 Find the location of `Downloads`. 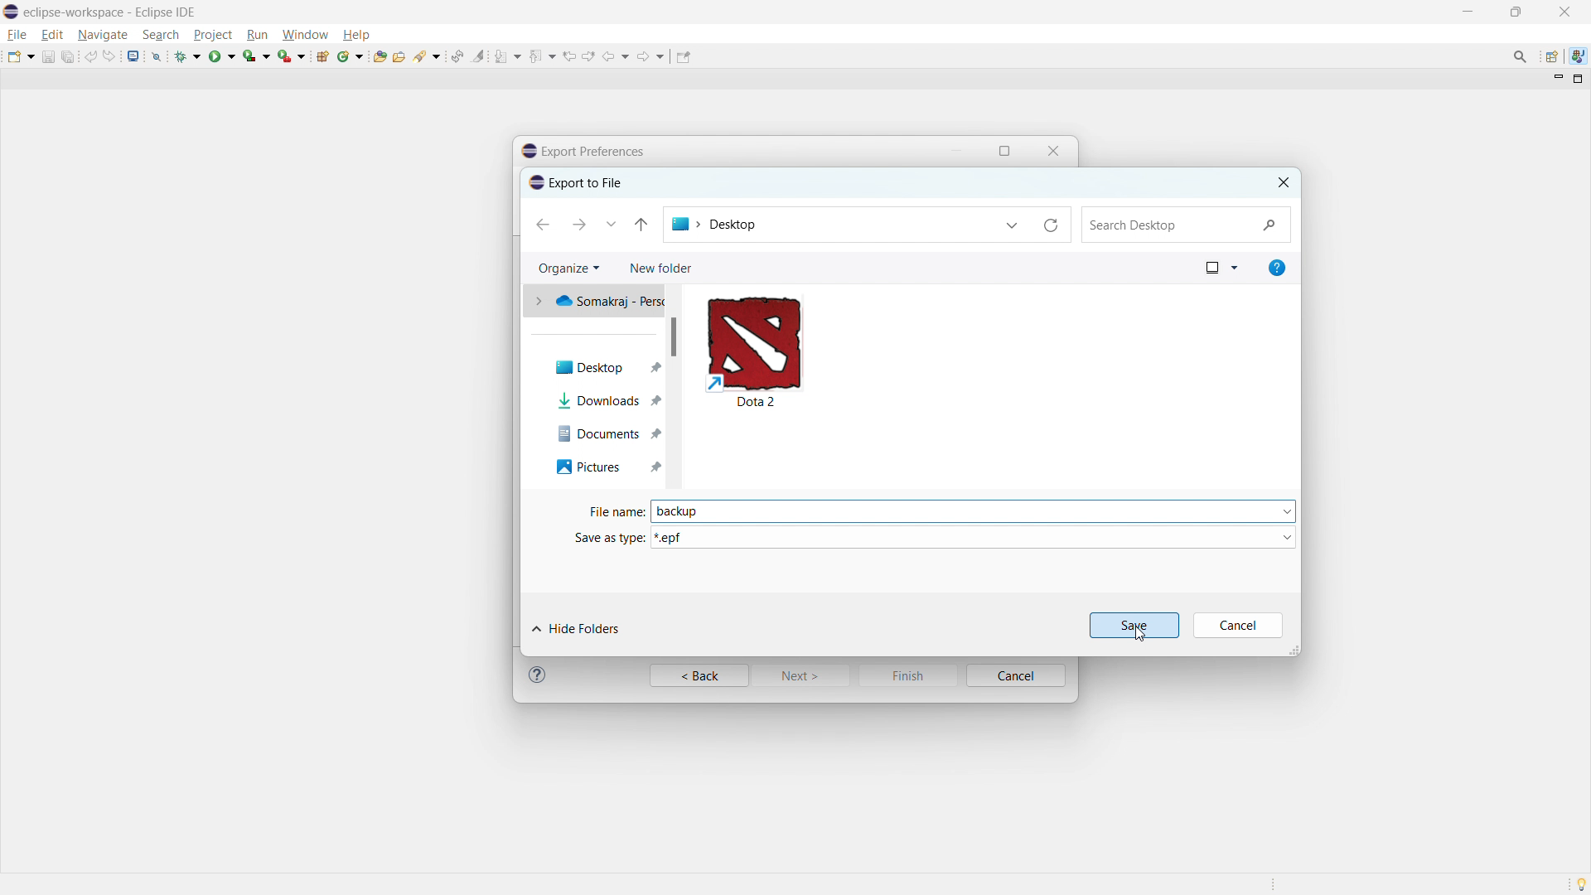

Downloads is located at coordinates (608, 401).